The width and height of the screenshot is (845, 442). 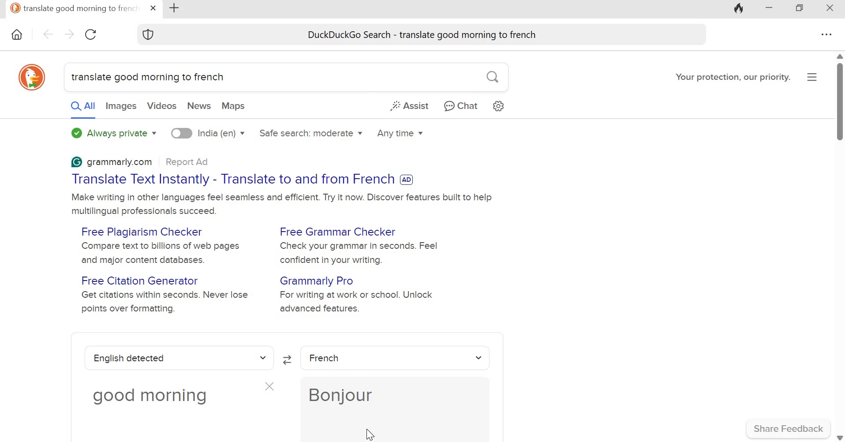 What do you see at coordinates (82, 105) in the screenshot?
I see `All` at bounding box center [82, 105].